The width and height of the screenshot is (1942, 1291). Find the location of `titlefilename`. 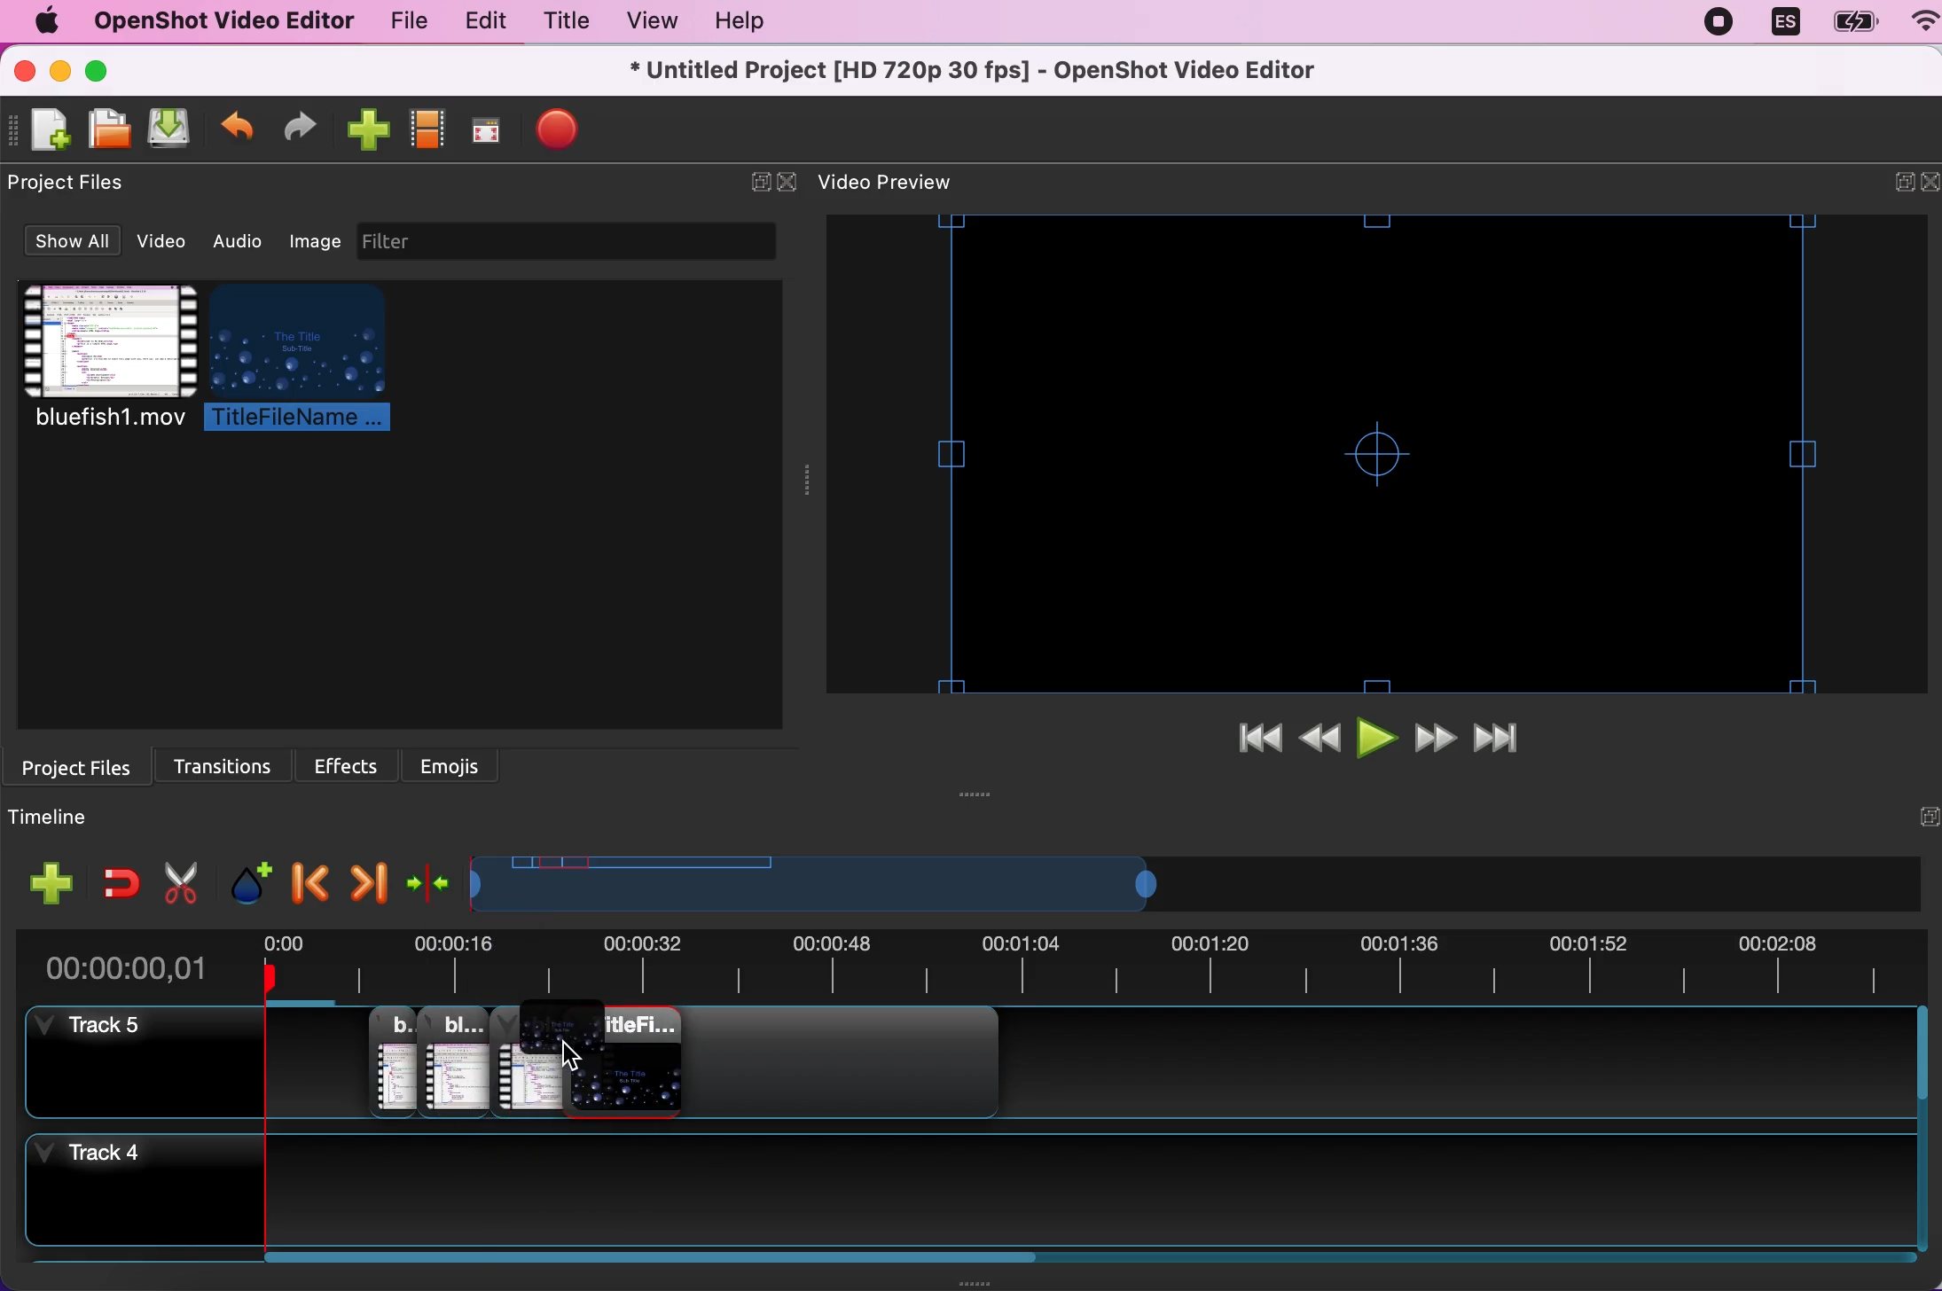

titlefilename is located at coordinates (310, 360).